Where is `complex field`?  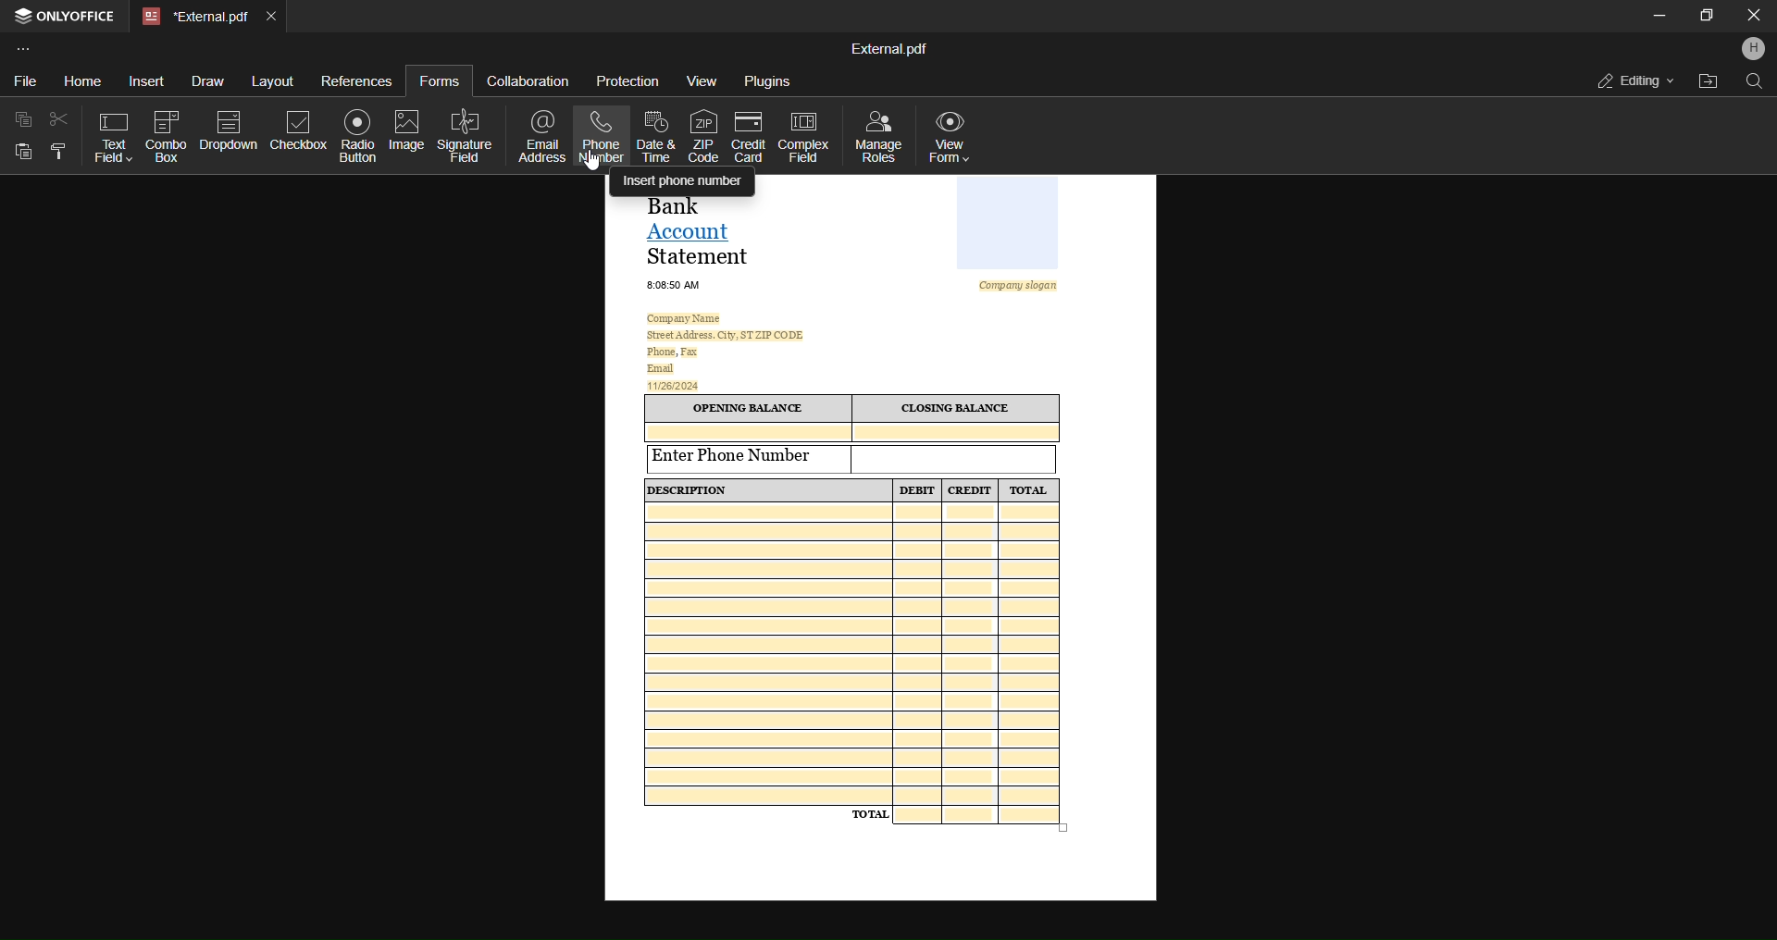 complex field is located at coordinates (806, 138).